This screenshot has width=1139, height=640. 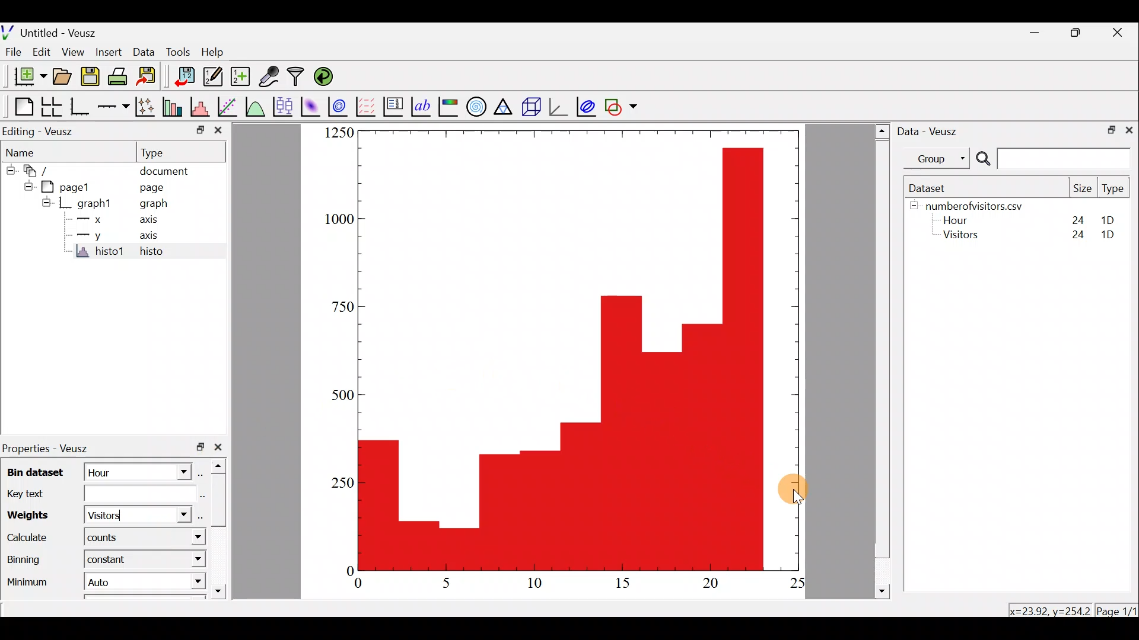 What do you see at coordinates (339, 396) in the screenshot?
I see `500` at bounding box center [339, 396].